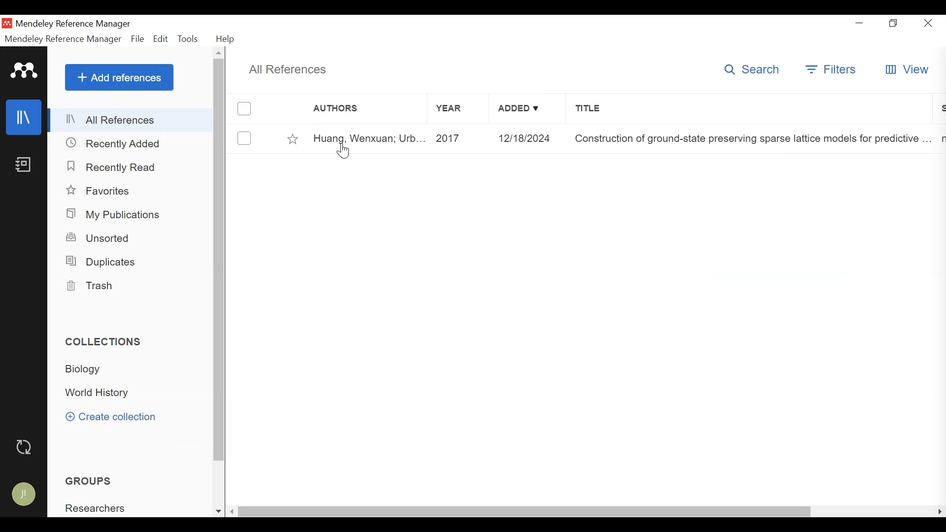 The image size is (946, 532). What do you see at coordinates (459, 107) in the screenshot?
I see `Year` at bounding box center [459, 107].